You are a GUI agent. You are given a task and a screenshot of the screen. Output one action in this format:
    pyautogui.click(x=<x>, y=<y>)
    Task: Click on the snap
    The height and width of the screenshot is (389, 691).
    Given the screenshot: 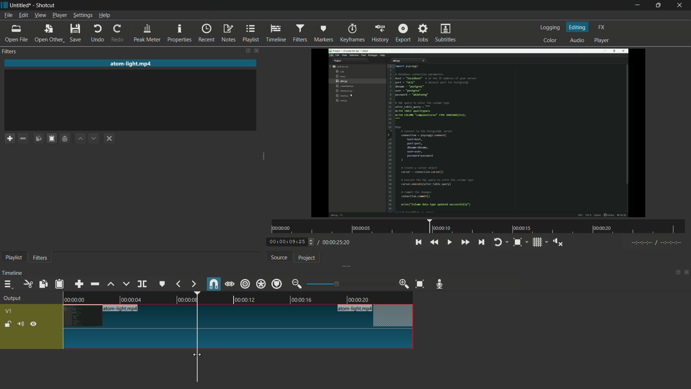 What is the action you would take?
    pyautogui.click(x=213, y=283)
    